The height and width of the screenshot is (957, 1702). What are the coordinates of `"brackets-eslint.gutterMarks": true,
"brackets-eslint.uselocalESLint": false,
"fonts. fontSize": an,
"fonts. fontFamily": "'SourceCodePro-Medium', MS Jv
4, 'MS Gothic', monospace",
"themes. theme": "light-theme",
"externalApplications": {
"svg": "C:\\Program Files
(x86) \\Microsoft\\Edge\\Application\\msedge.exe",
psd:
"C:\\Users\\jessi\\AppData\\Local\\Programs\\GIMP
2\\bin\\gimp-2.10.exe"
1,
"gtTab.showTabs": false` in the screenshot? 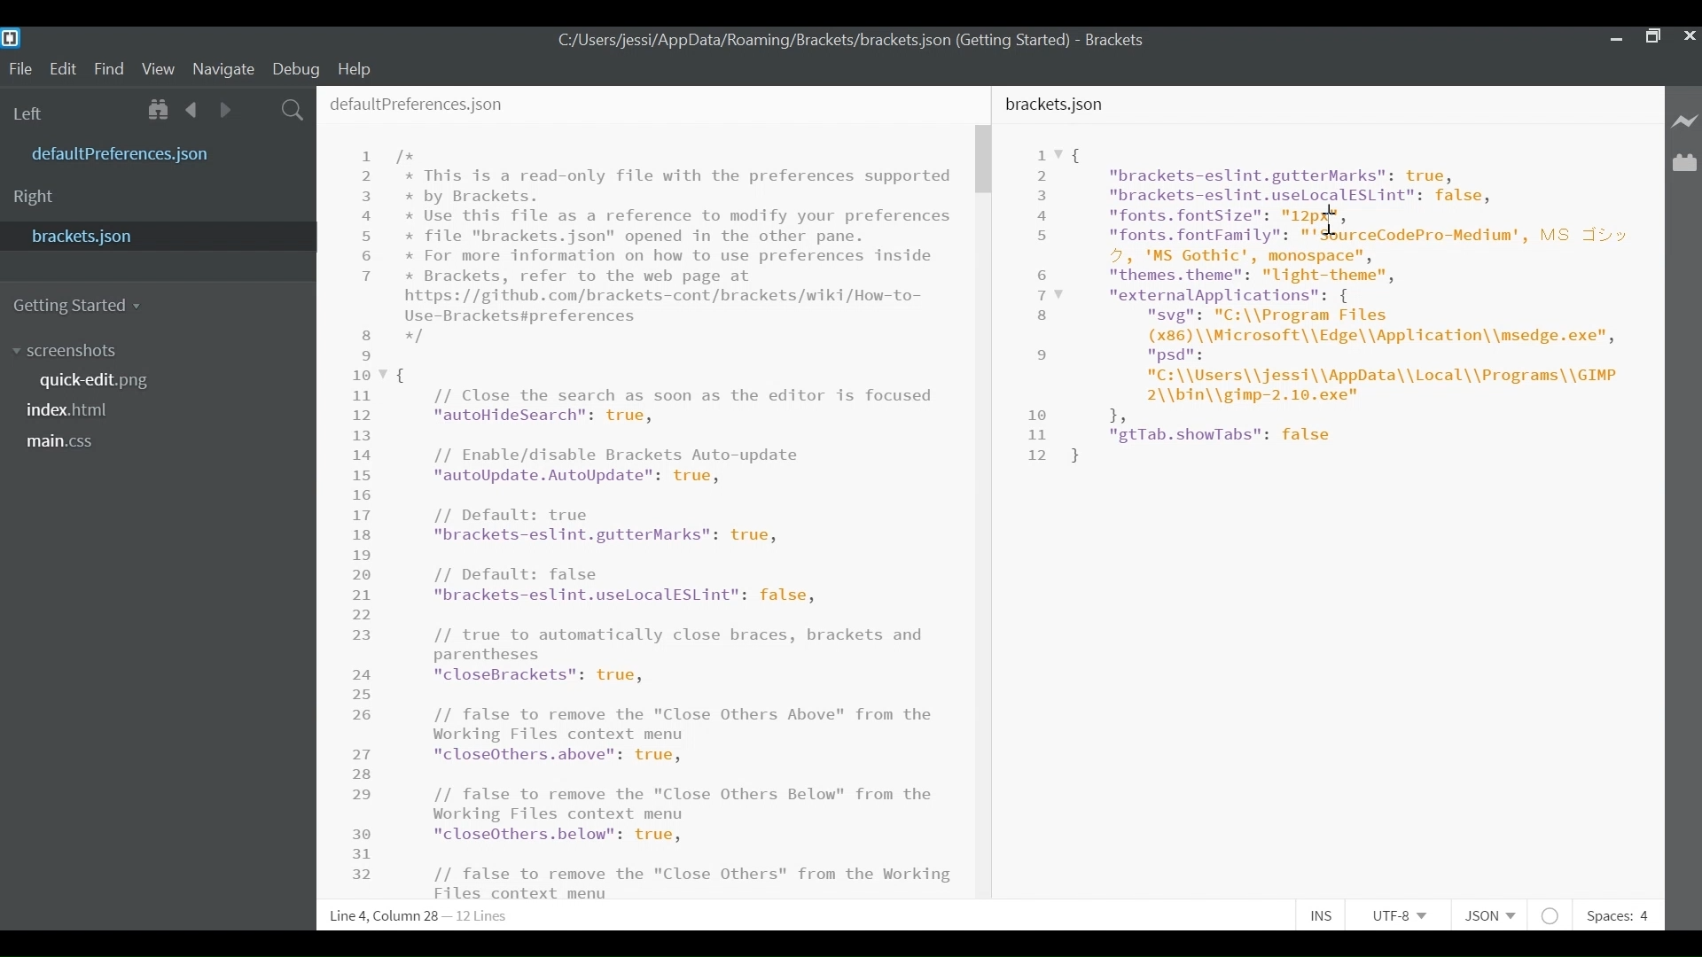 It's located at (1352, 303).